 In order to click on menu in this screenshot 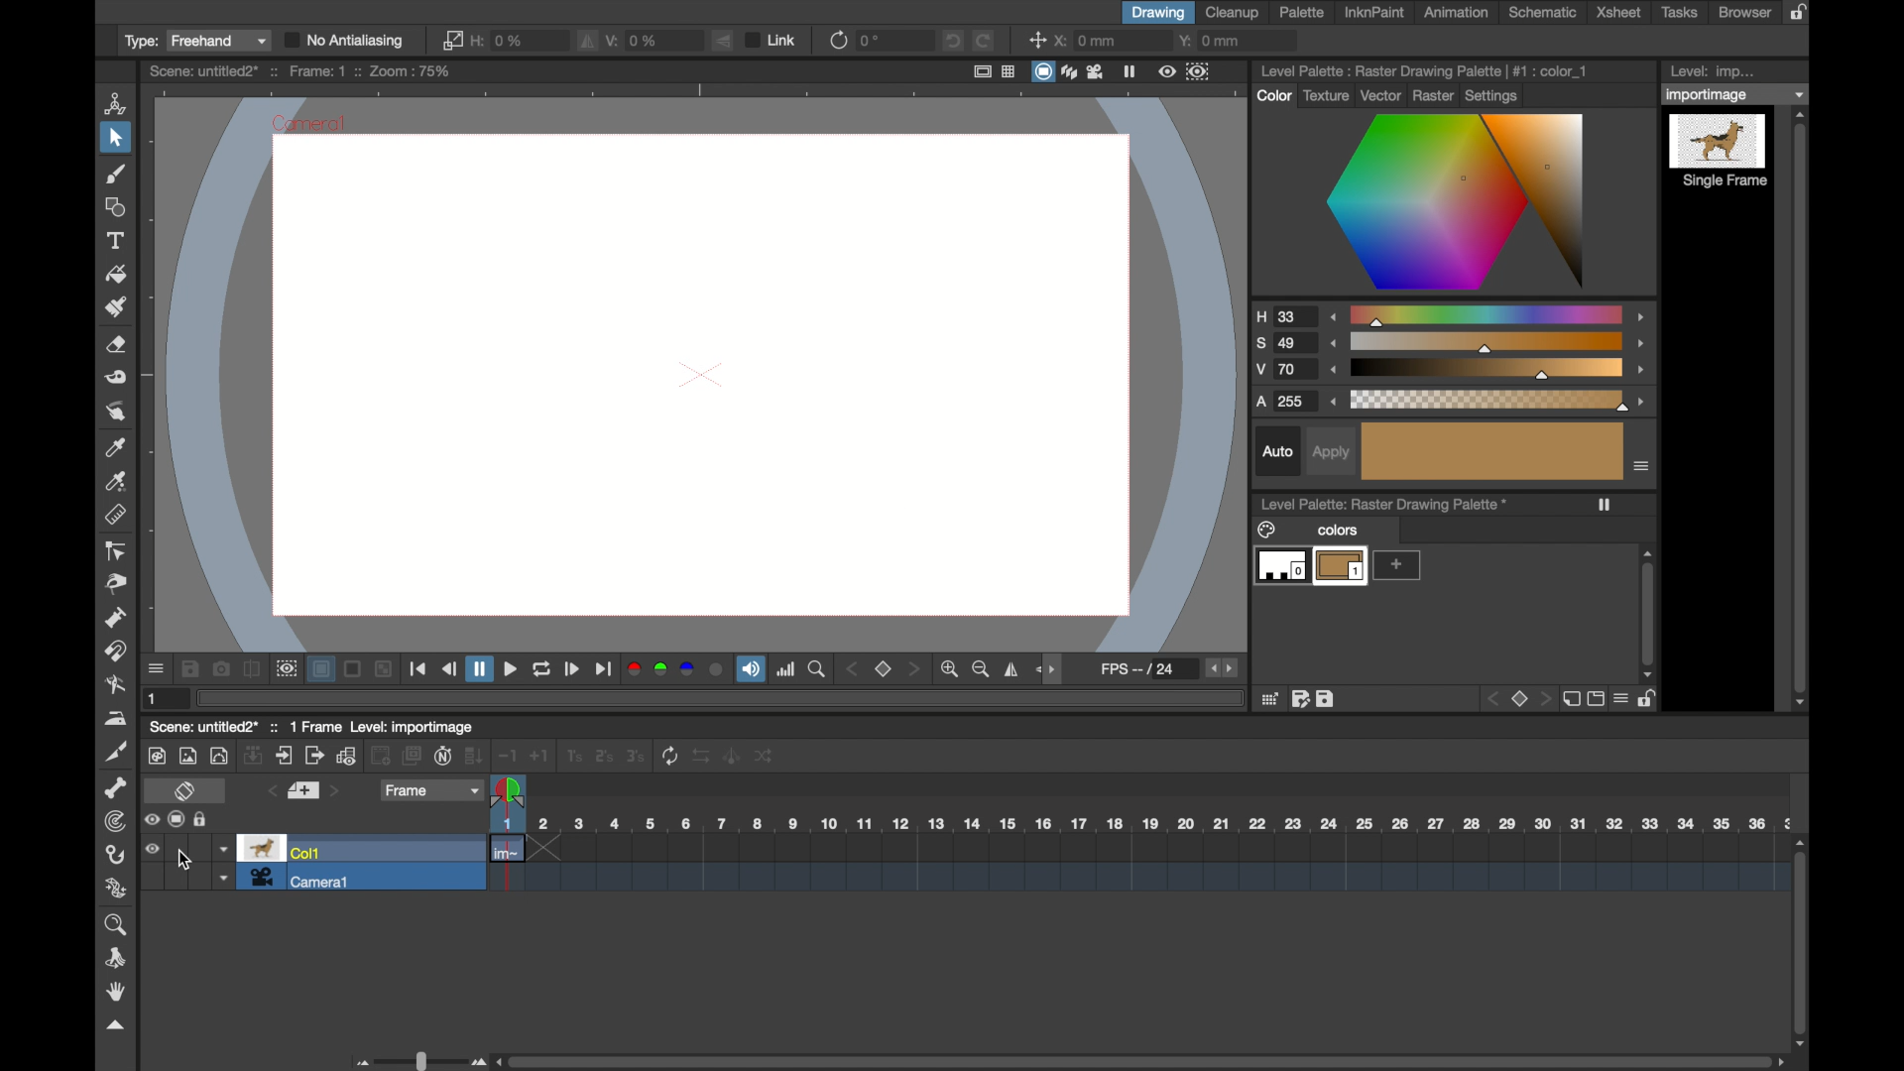, I will do `click(1620, 698)`.